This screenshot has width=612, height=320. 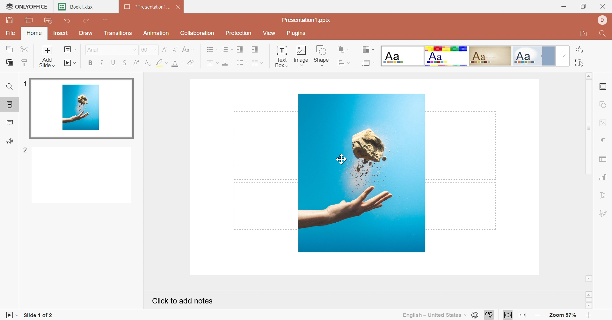 What do you see at coordinates (604, 6) in the screenshot?
I see `Close` at bounding box center [604, 6].